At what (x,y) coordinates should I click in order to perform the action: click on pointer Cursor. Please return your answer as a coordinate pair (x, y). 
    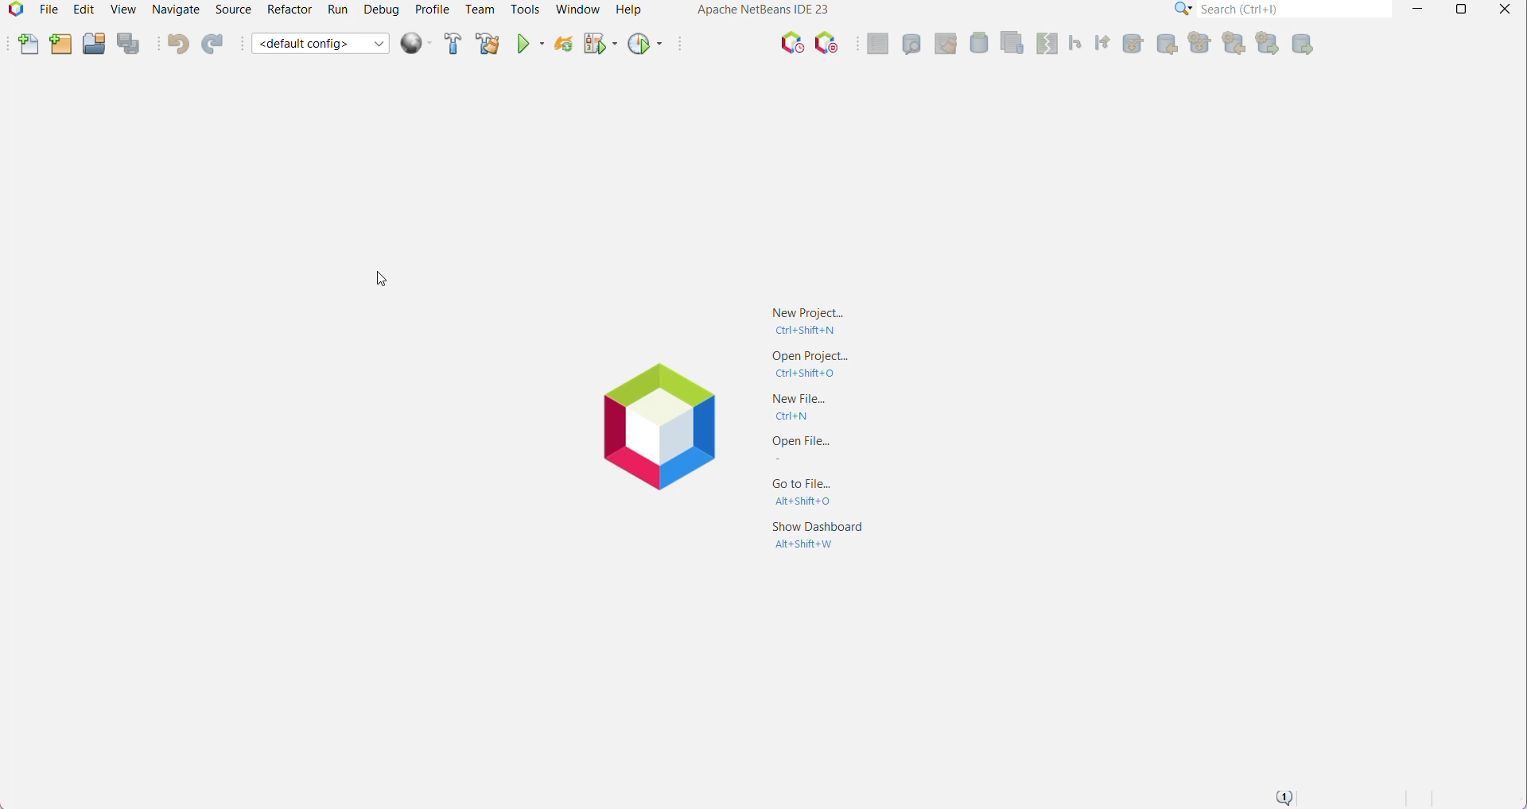
    Looking at the image, I should click on (379, 282).